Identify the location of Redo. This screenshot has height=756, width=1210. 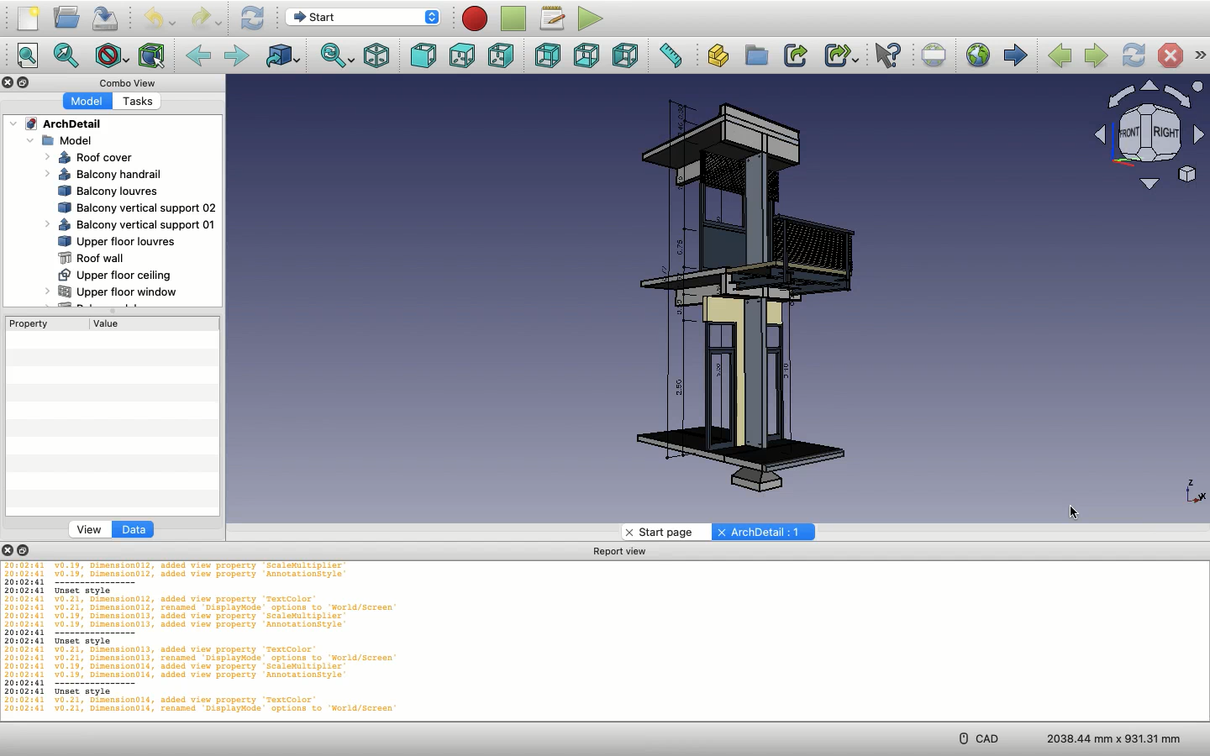
(208, 20).